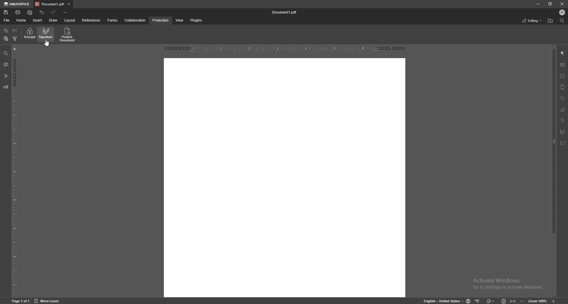 This screenshot has height=304, width=568. I want to click on text art, so click(562, 121).